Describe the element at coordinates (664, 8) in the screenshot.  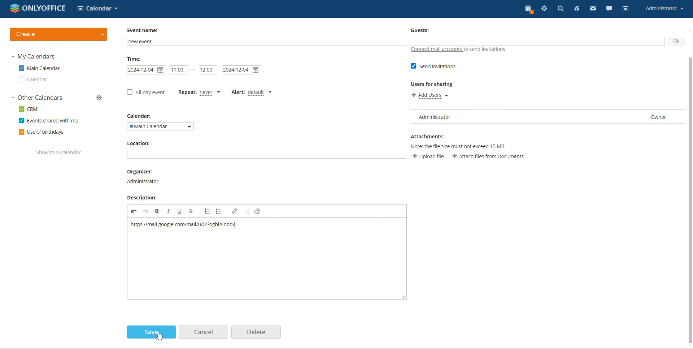
I see `account` at that location.